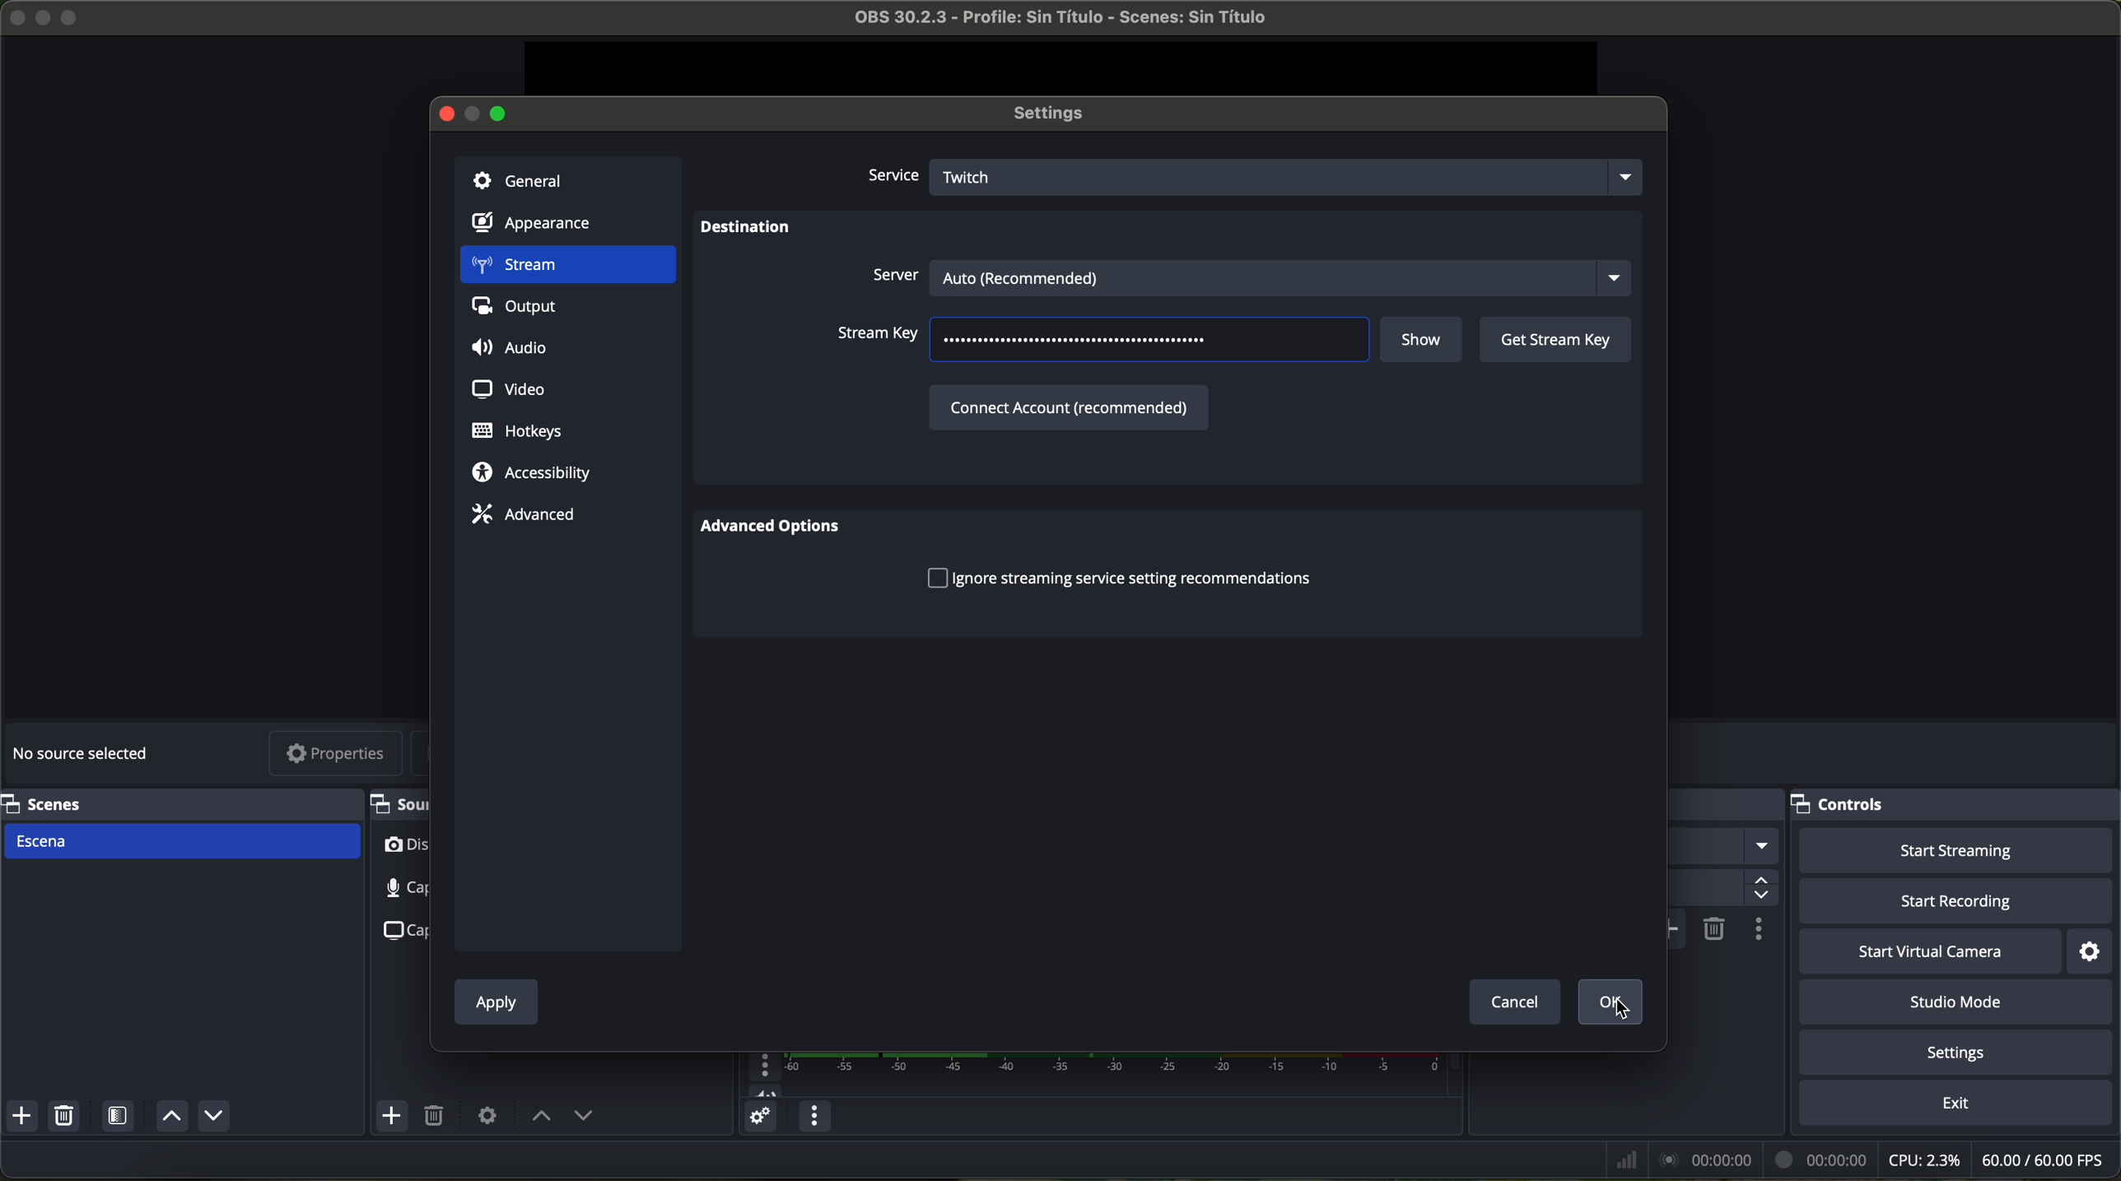 The width and height of the screenshot is (2121, 1181). I want to click on advanced audio properties, so click(760, 1119).